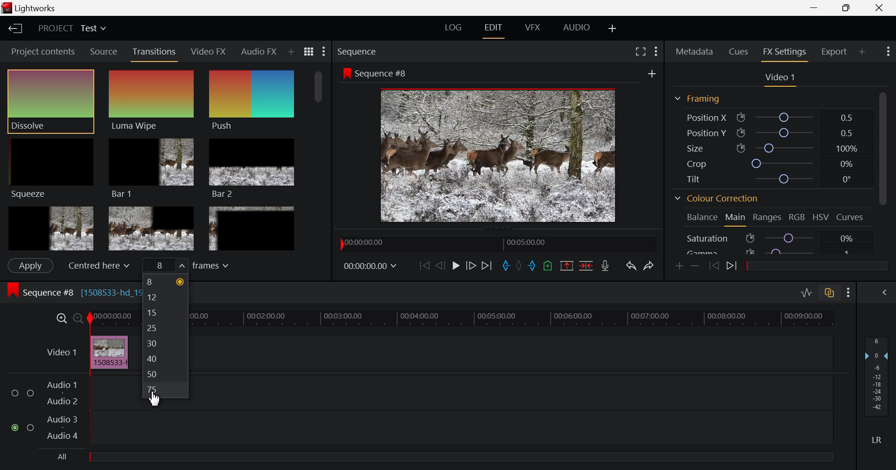 This screenshot has height=470, width=896. What do you see at coordinates (496, 245) in the screenshot?
I see `Project Timeline Navigator` at bounding box center [496, 245].